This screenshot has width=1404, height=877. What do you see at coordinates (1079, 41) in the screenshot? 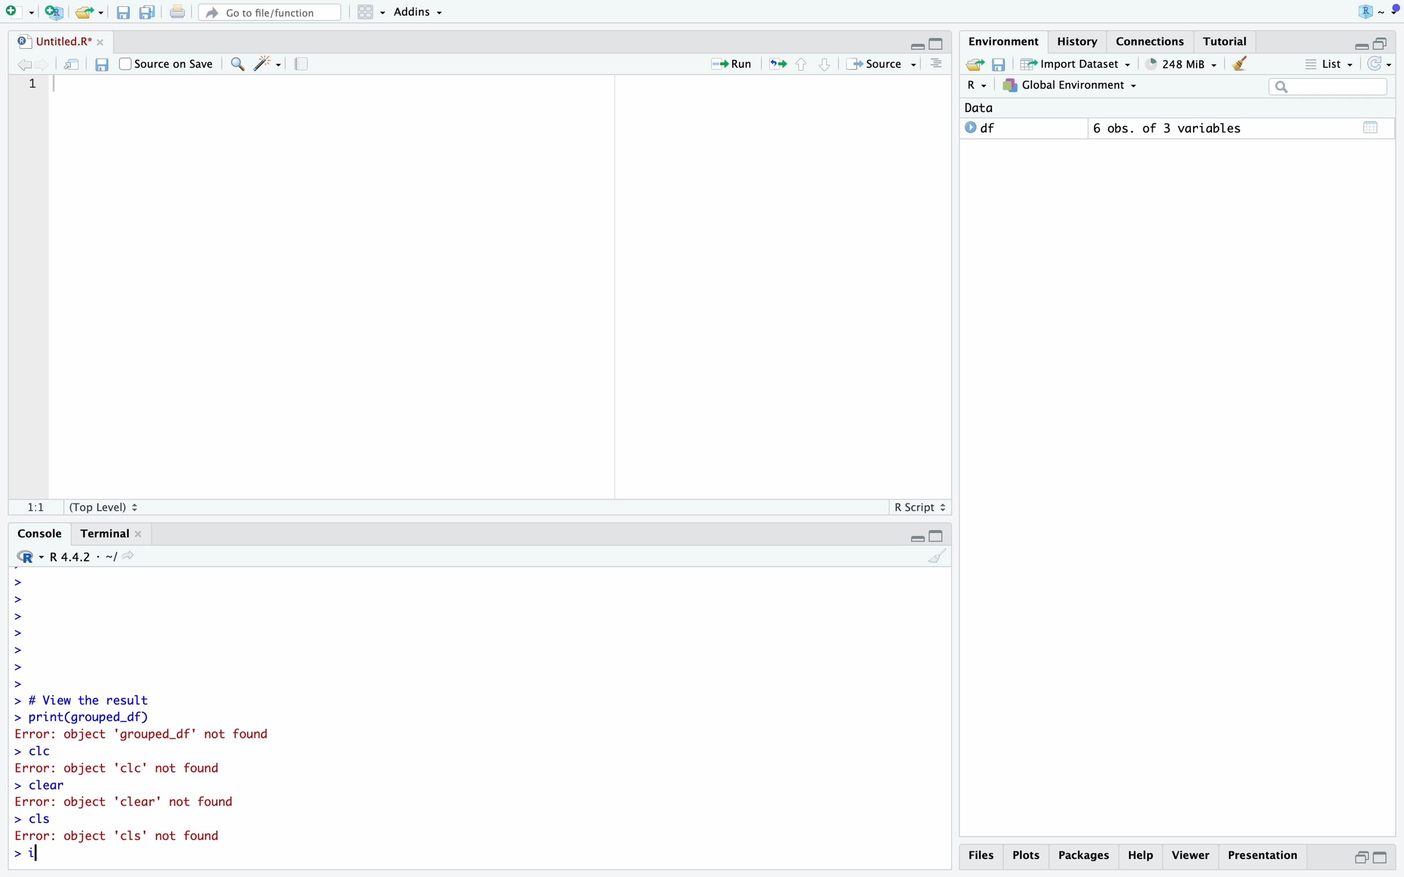
I see `History` at bounding box center [1079, 41].